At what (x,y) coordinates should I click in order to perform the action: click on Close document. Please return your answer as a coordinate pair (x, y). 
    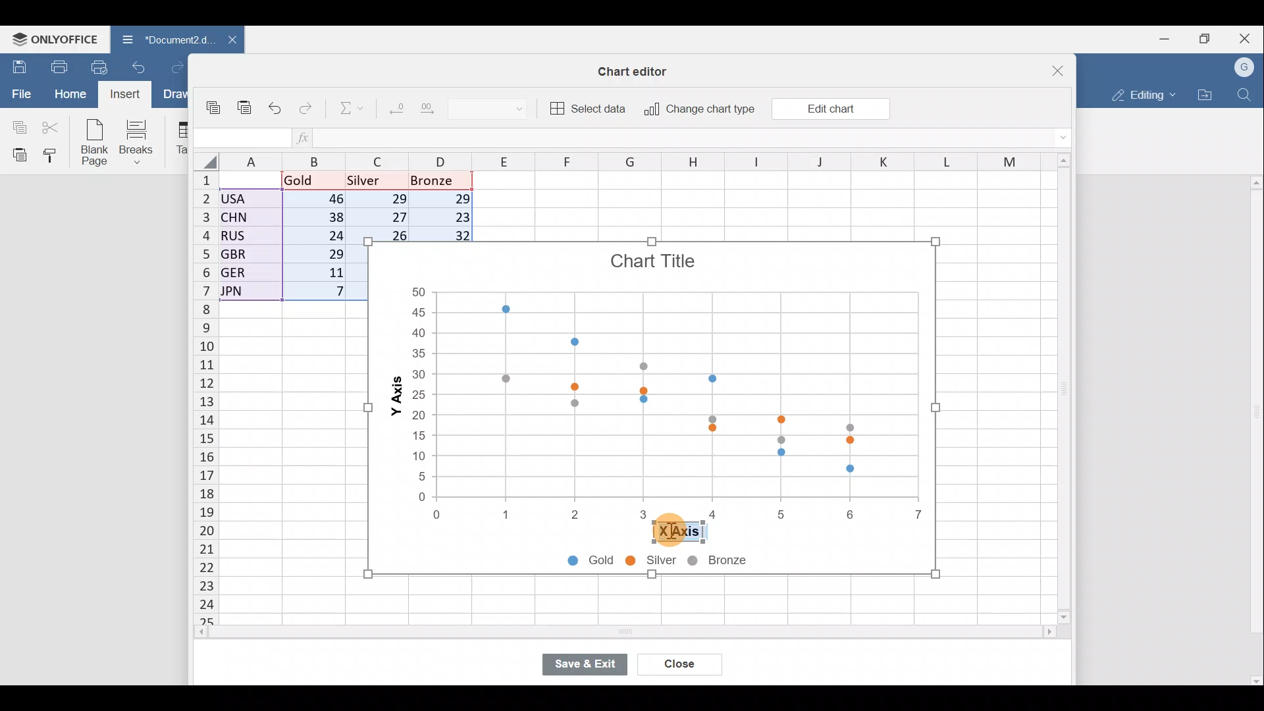
    Looking at the image, I should click on (225, 41).